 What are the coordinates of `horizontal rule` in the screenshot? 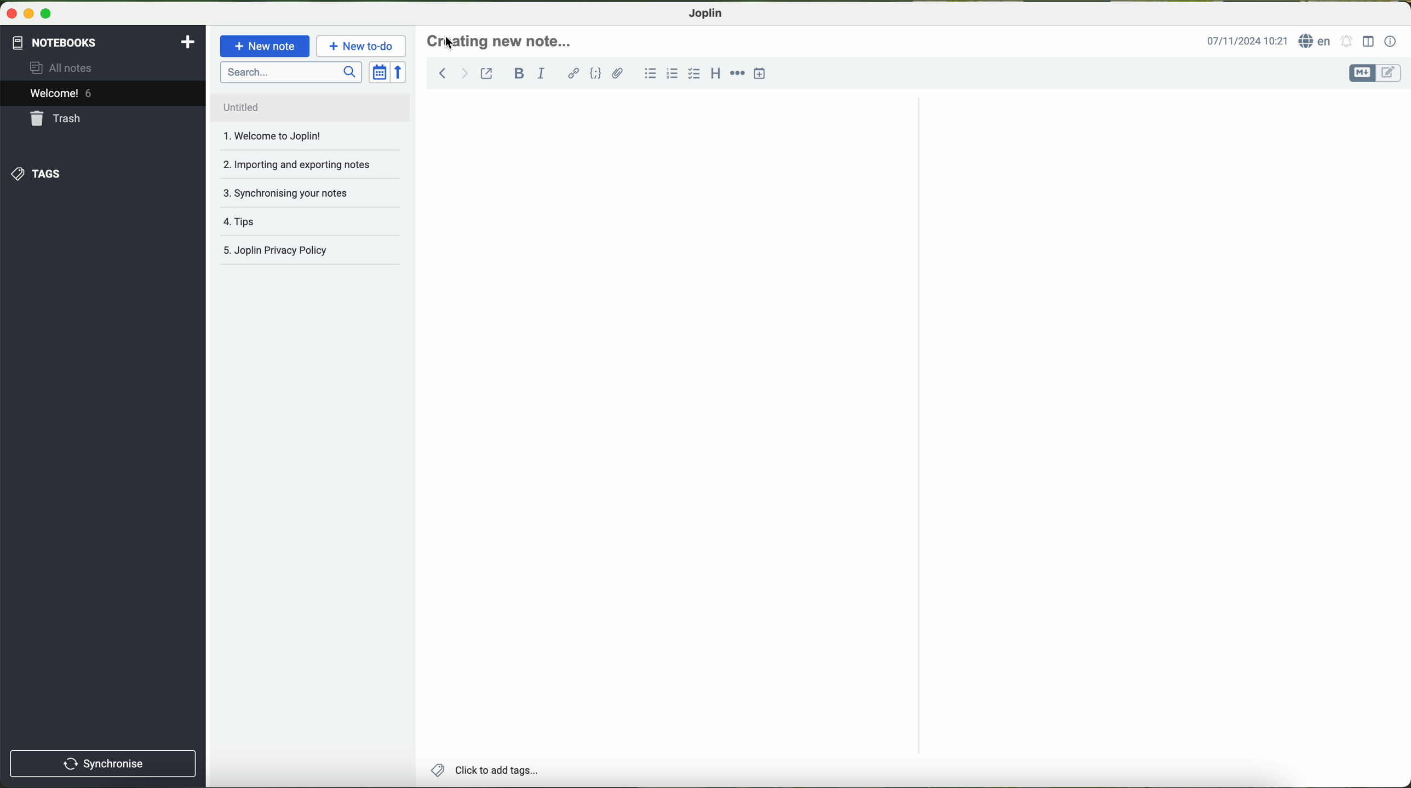 It's located at (737, 74).